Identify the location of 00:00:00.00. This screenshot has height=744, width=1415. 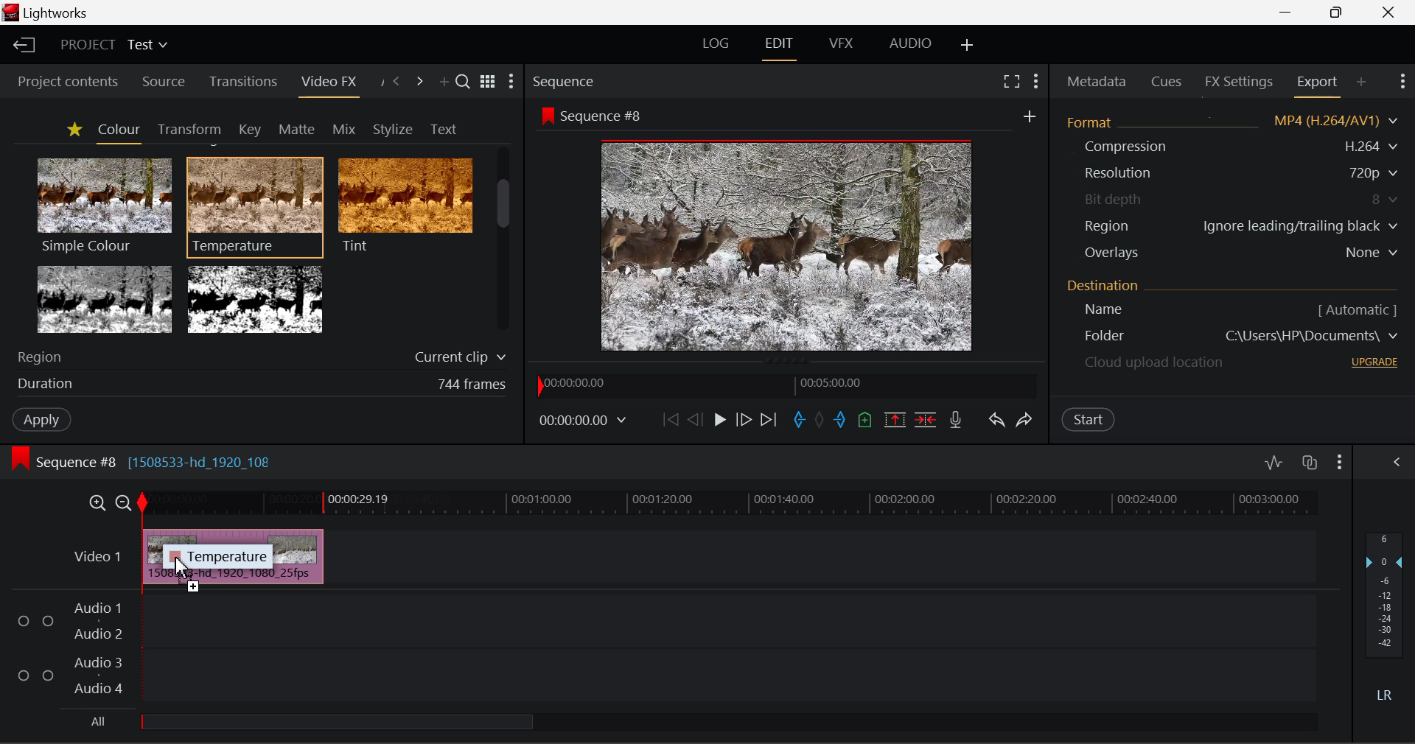
(578, 384).